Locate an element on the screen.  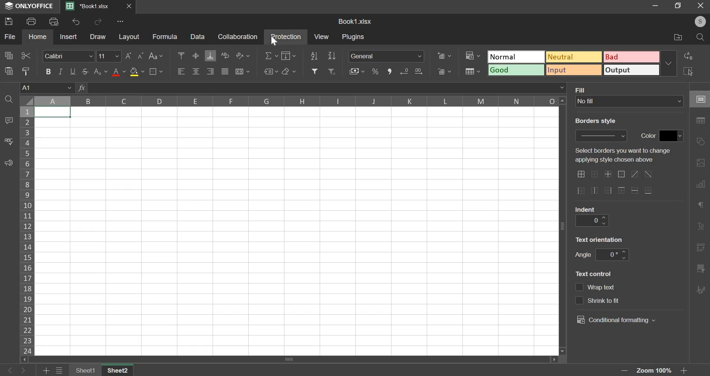
underline is located at coordinates (72, 71).